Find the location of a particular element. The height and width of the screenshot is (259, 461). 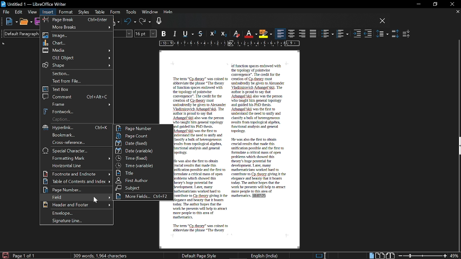

File is located at coordinates (6, 12).